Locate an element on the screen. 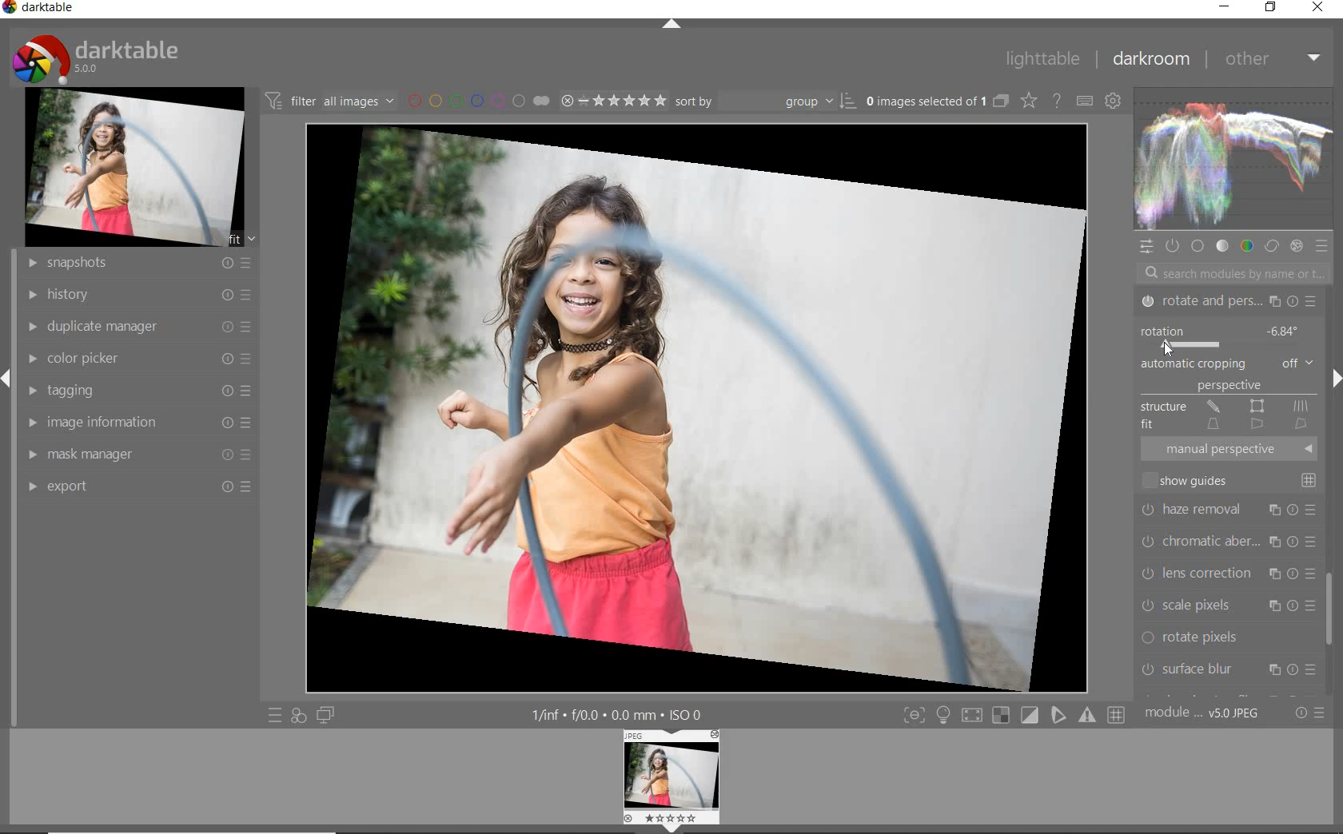  STRUCTURE is located at coordinates (1225, 407).